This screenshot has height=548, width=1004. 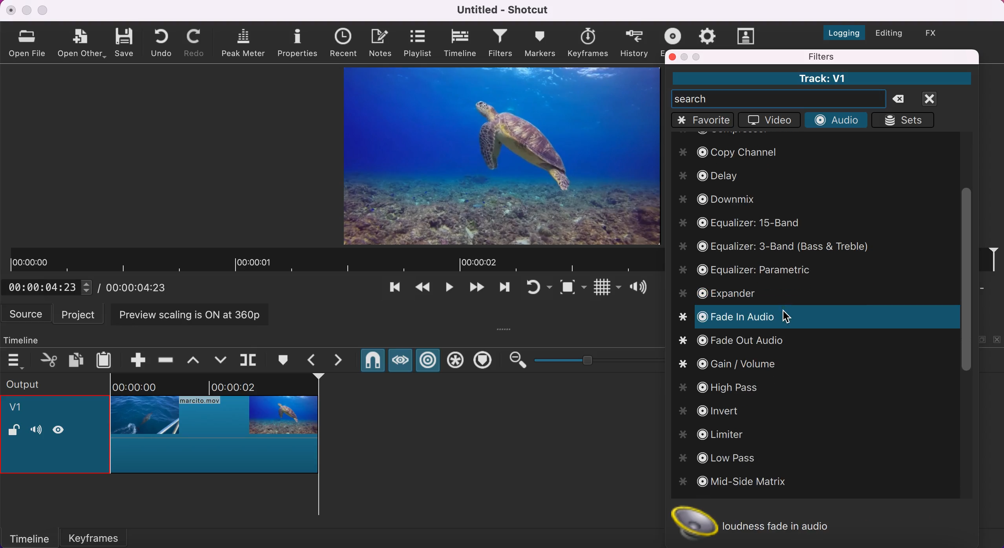 What do you see at coordinates (698, 56) in the screenshot?
I see `maximize` at bounding box center [698, 56].